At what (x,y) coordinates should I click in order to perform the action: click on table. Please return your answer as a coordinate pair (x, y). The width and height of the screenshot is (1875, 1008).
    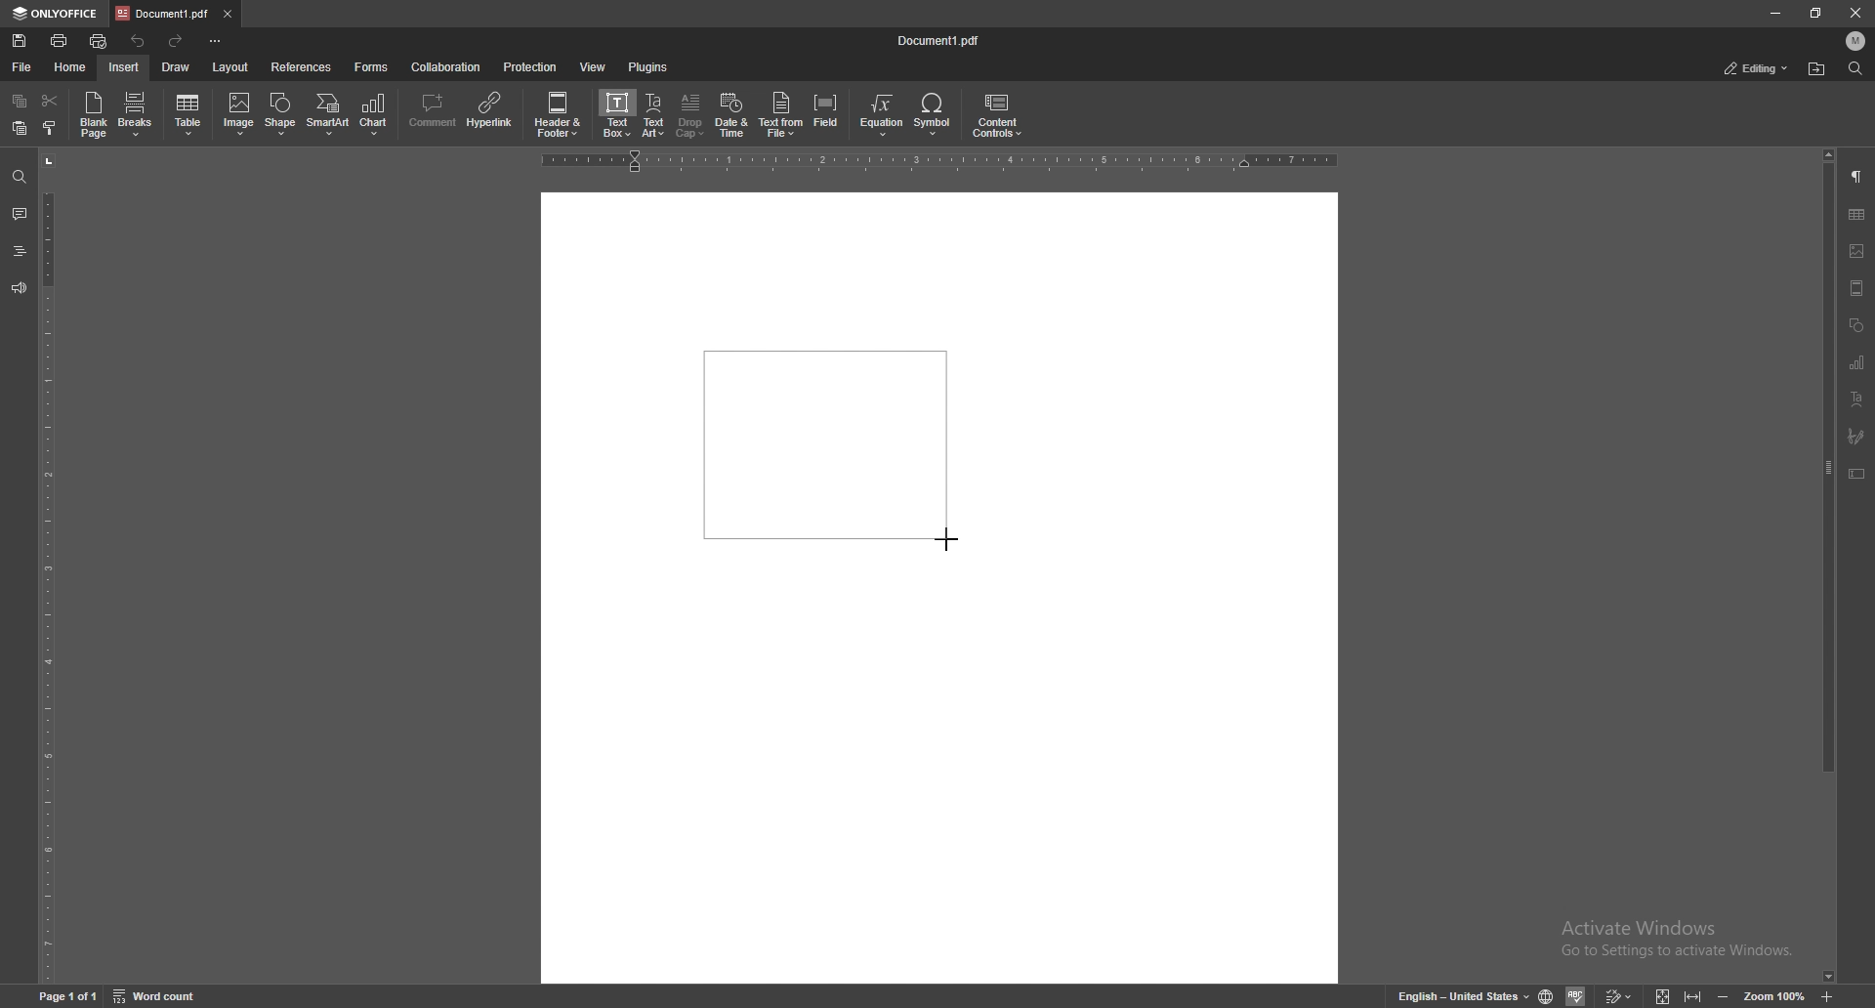
    Looking at the image, I should click on (1857, 215).